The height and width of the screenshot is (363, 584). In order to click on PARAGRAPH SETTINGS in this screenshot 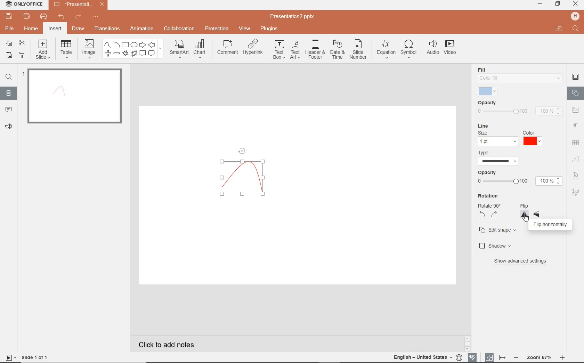, I will do `click(575, 126)`.